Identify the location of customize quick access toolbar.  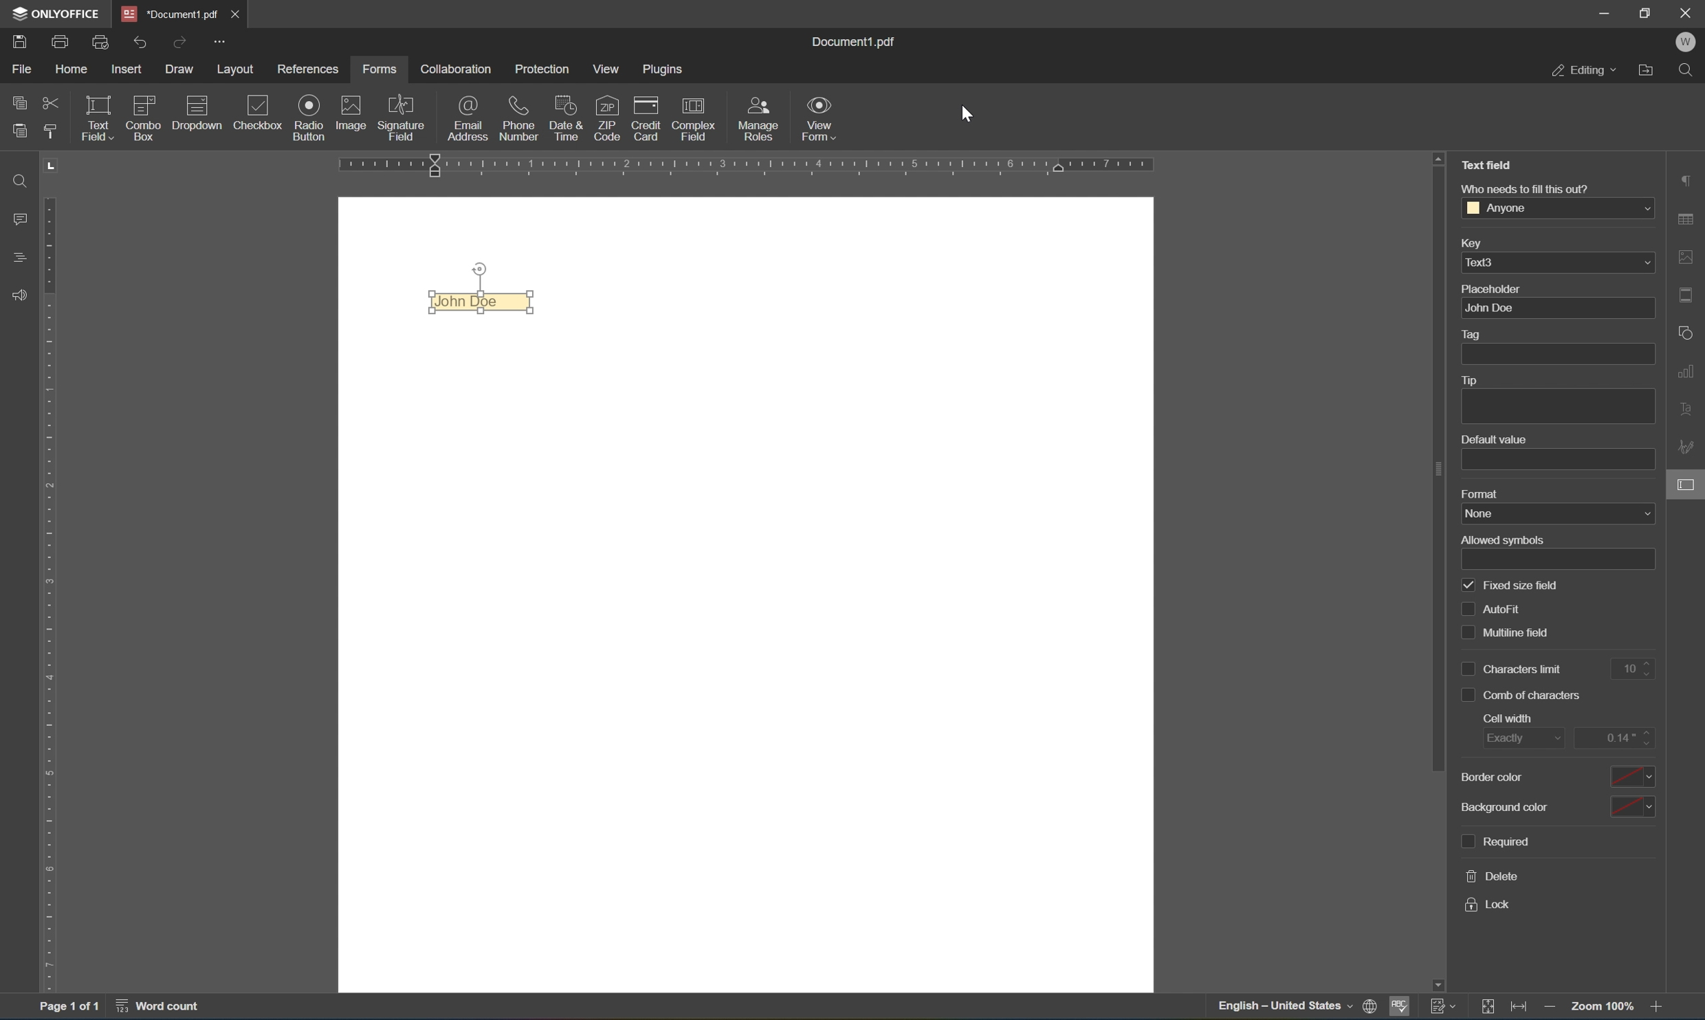
(221, 41).